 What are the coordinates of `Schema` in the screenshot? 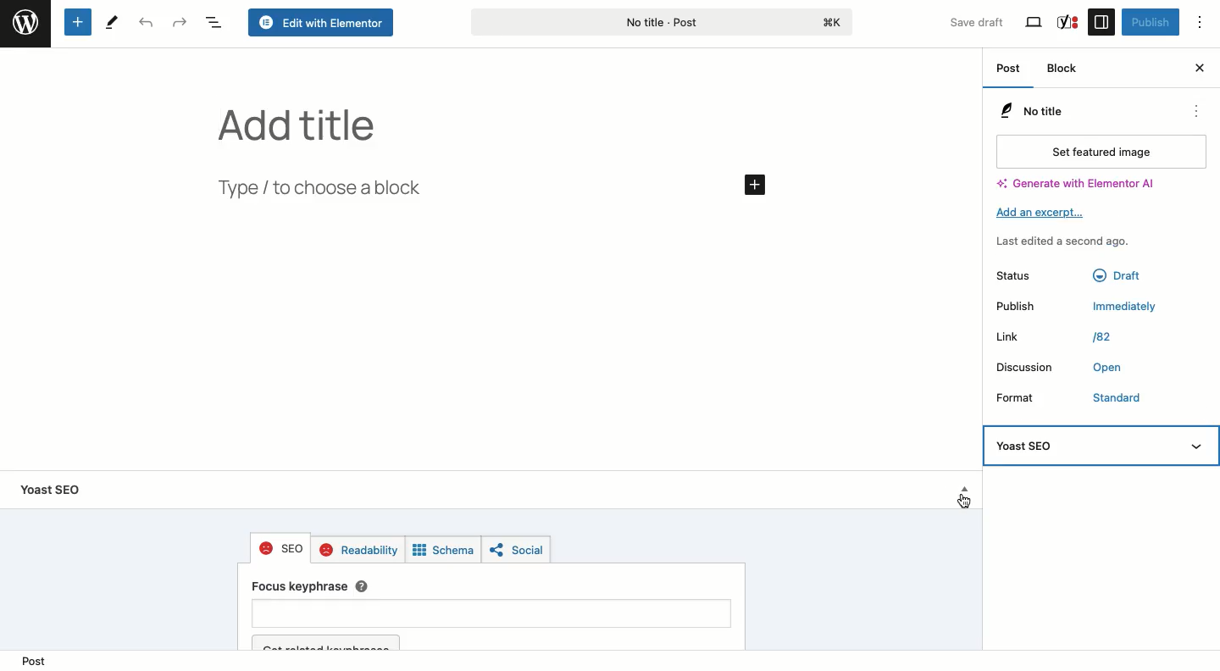 It's located at (443, 552).